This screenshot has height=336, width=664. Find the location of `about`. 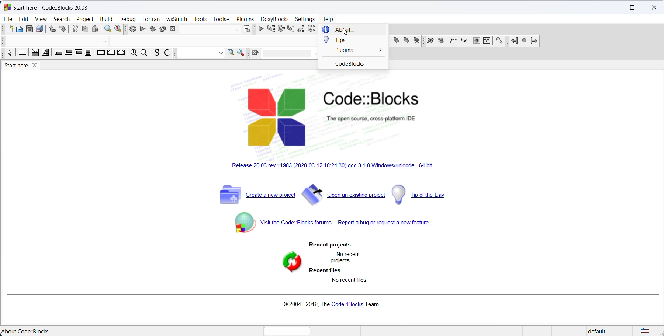

about is located at coordinates (353, 29).